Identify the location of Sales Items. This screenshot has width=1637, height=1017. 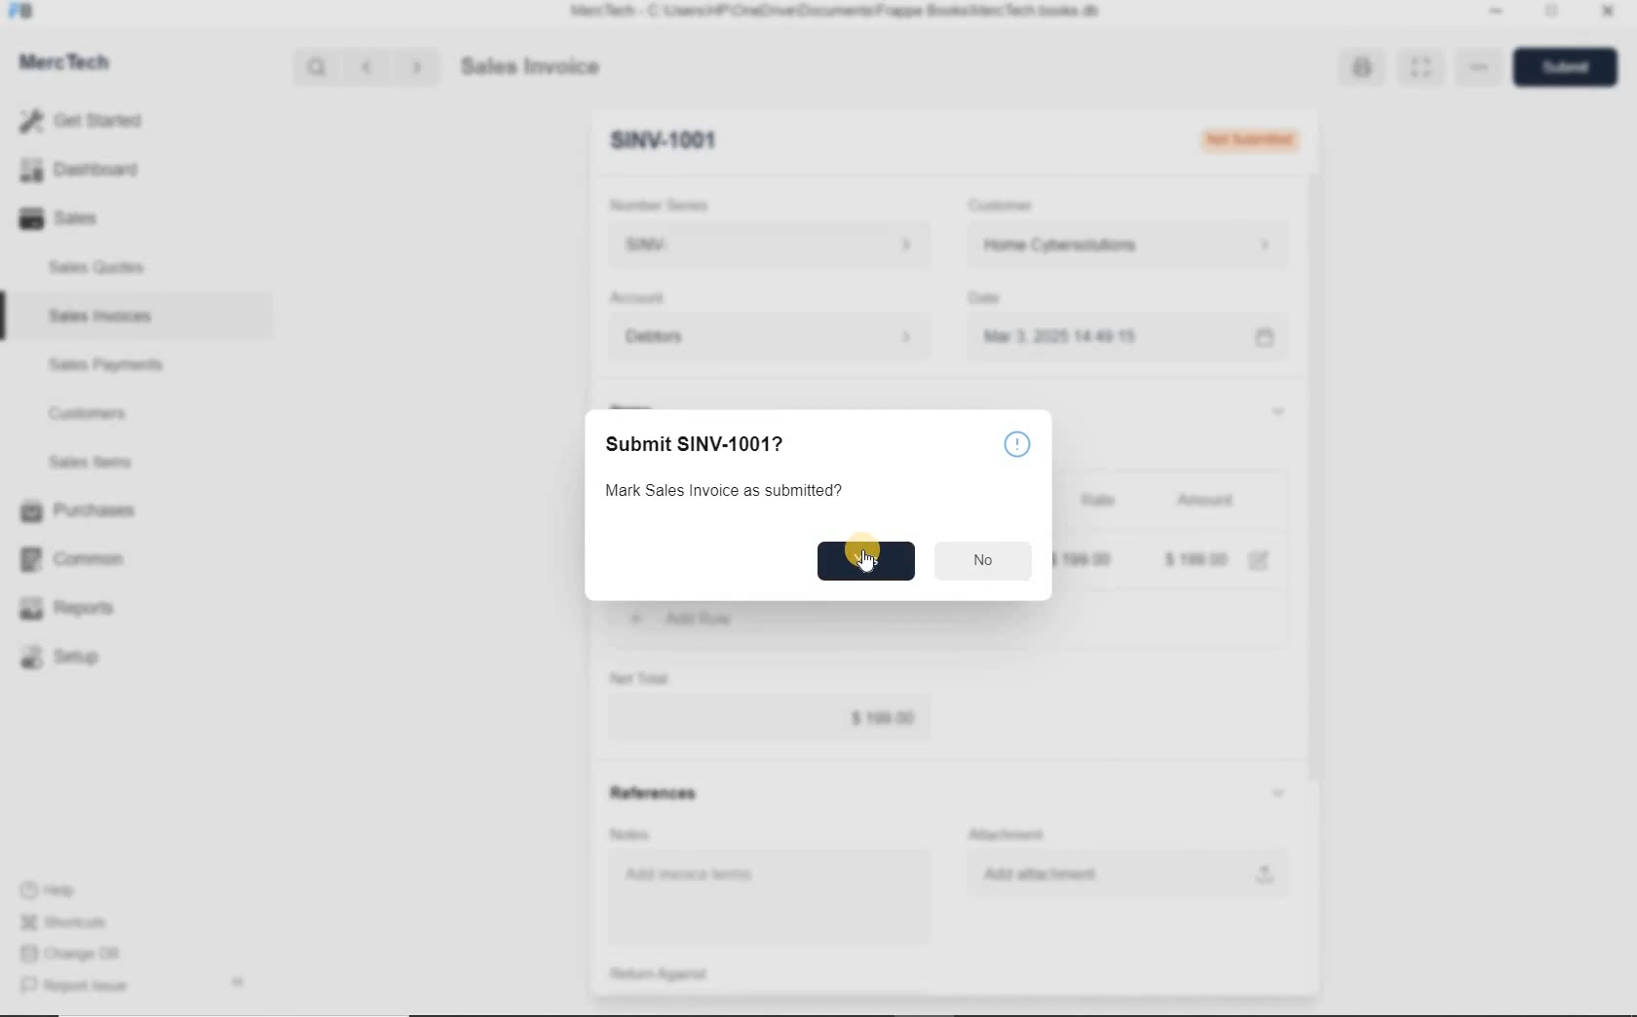
(103, 462).